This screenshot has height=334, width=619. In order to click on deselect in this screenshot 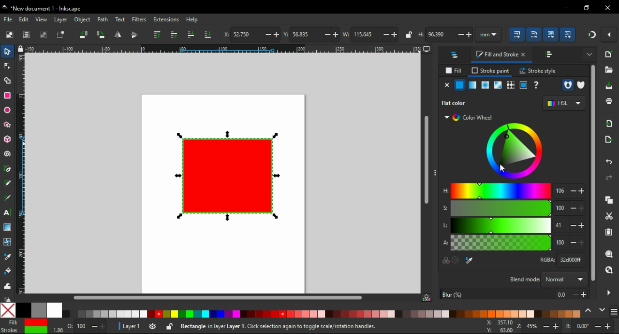, I will do `click(44, 34)`.